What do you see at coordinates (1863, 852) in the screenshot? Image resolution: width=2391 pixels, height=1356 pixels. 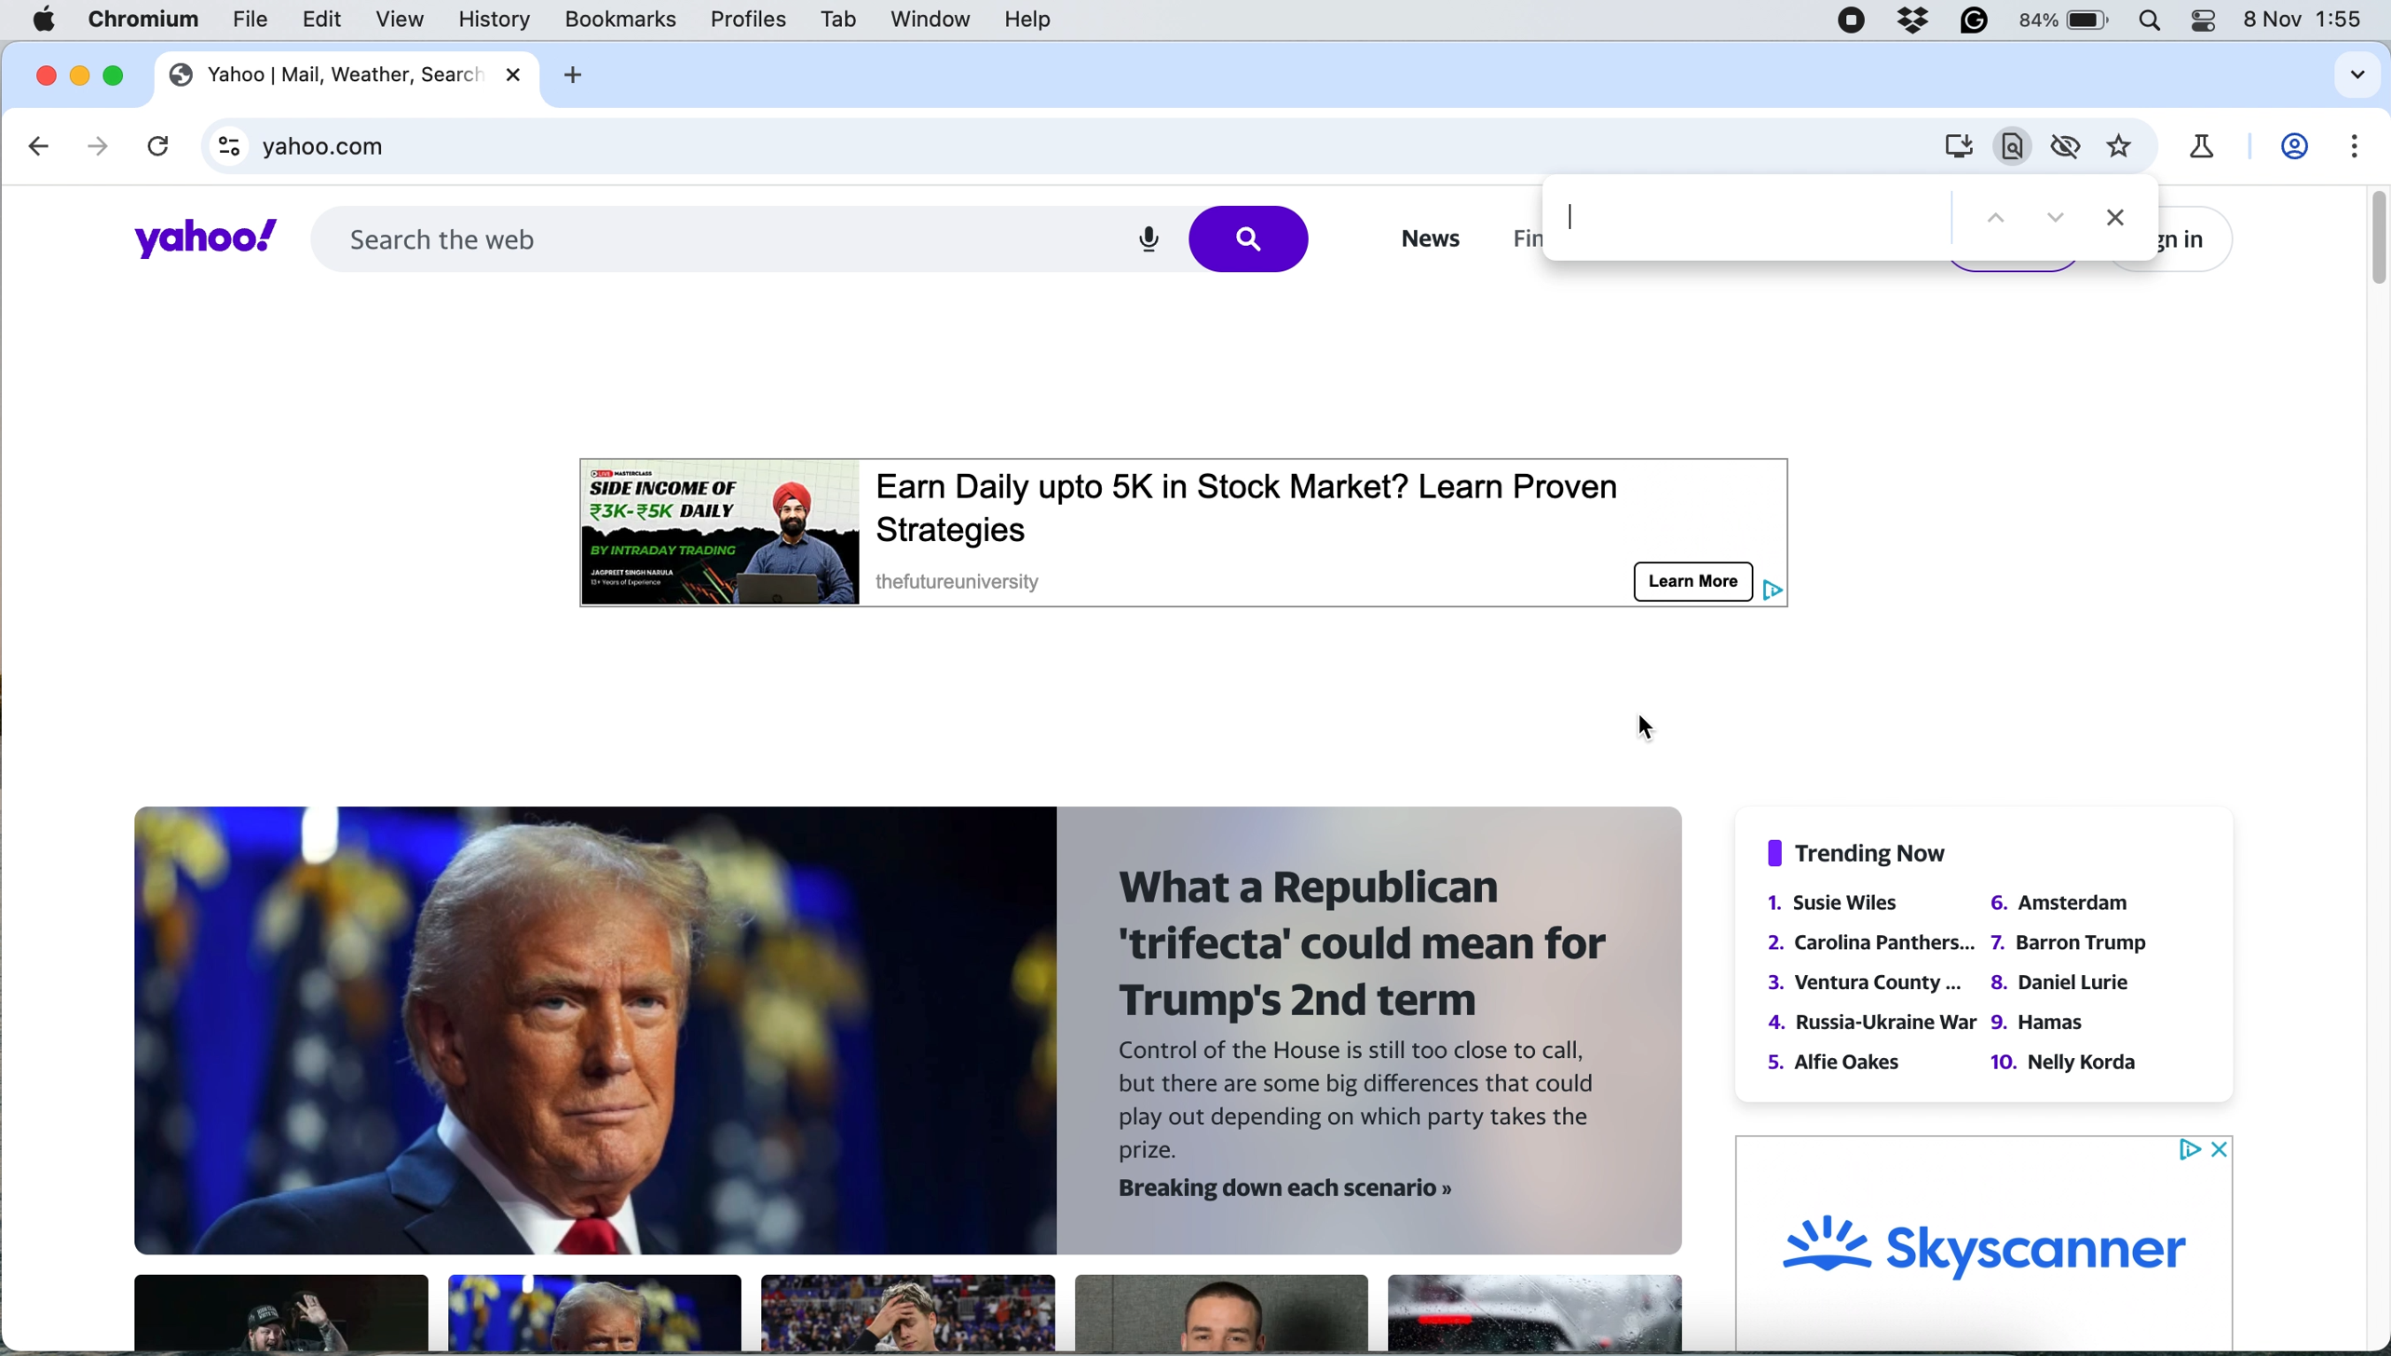 I see `trending news` at bounding box center [1863, 852].